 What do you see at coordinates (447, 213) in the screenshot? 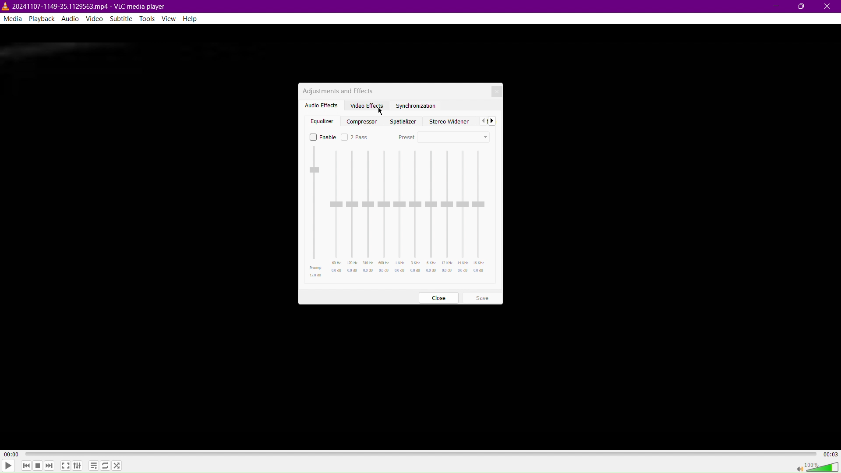
I see `12 KHz Equalizer` at bounding box center [447, 213].